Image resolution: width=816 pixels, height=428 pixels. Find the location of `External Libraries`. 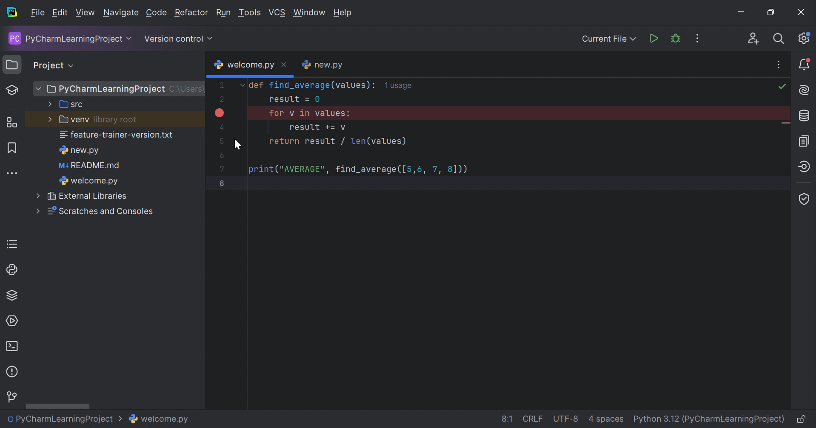

External Libraries is located at coordinates (85, 197).